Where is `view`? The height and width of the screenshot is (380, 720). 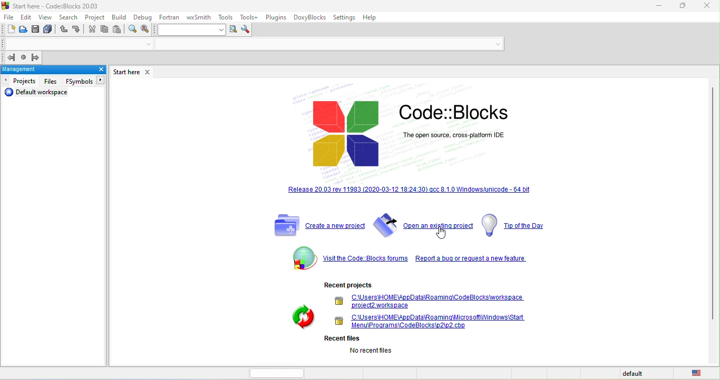 view is located at coordinates (47, 18).